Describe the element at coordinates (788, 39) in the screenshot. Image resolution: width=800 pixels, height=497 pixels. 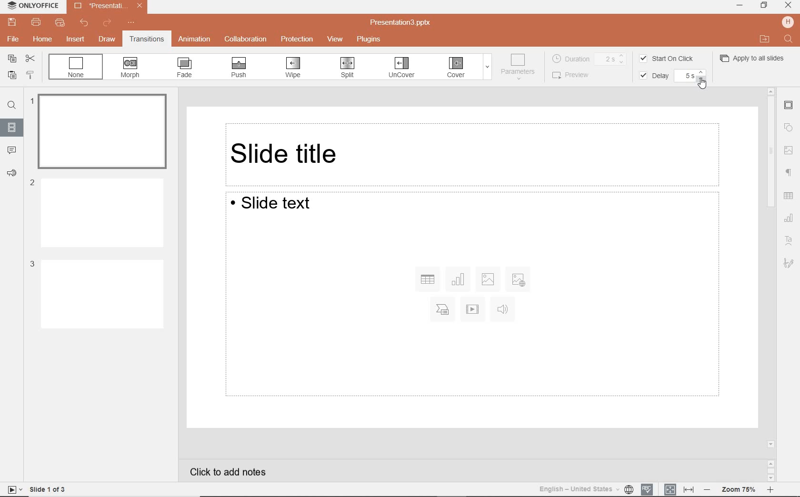
I see `FIND` at that location.